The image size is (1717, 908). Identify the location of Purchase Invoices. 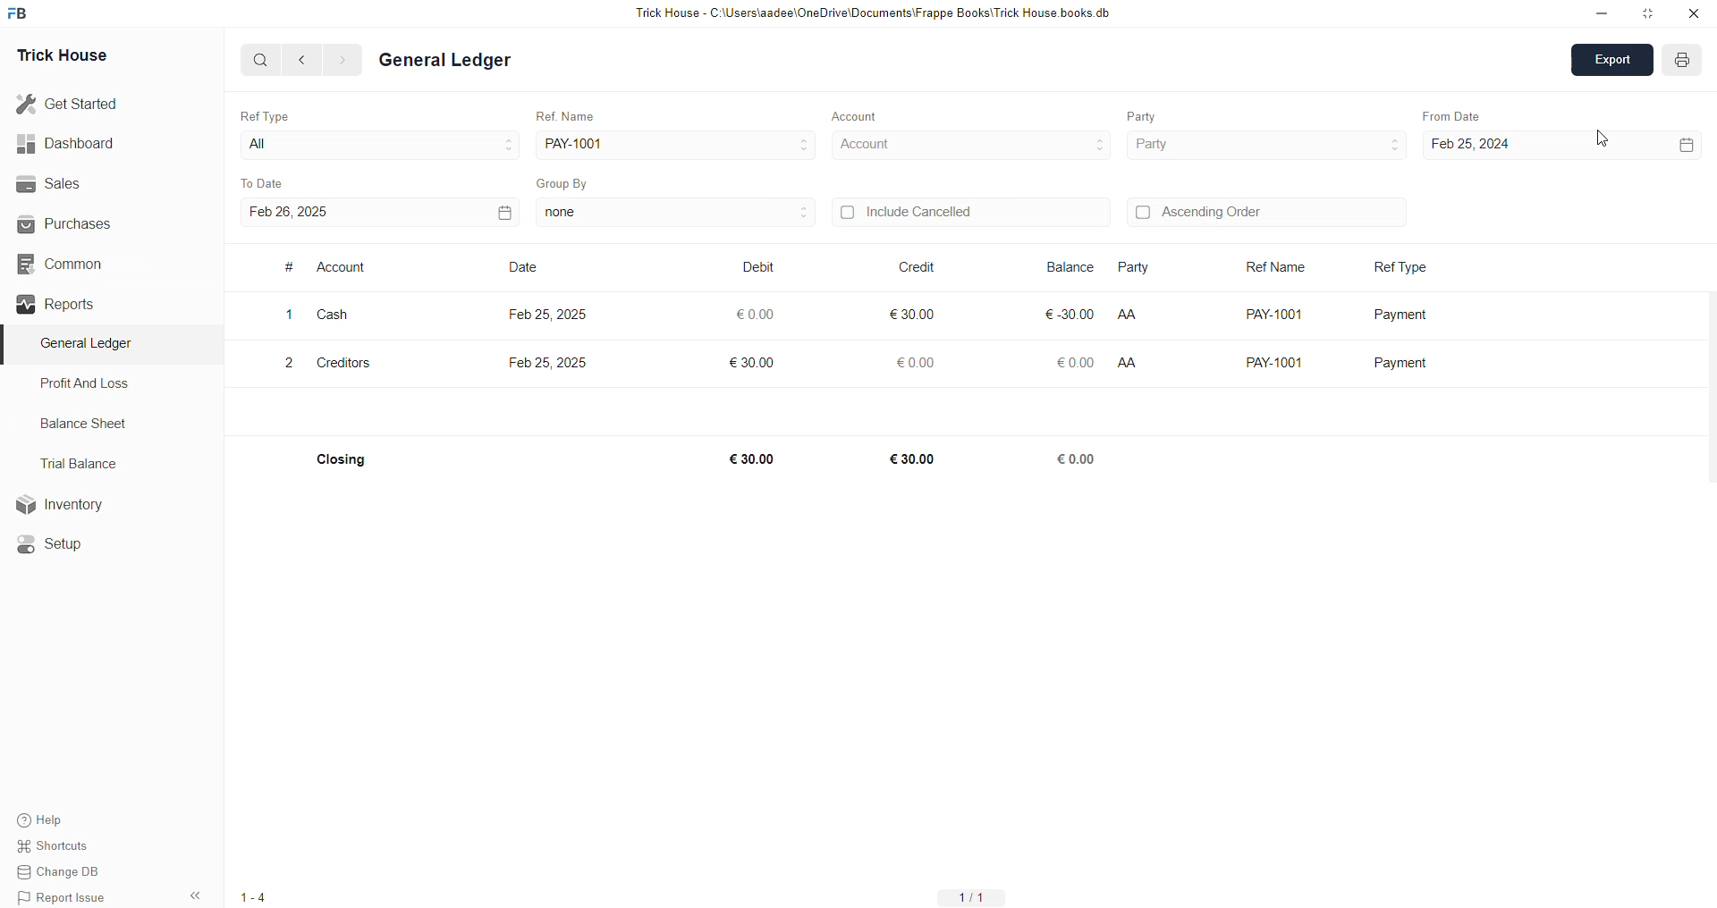
(97, 262).